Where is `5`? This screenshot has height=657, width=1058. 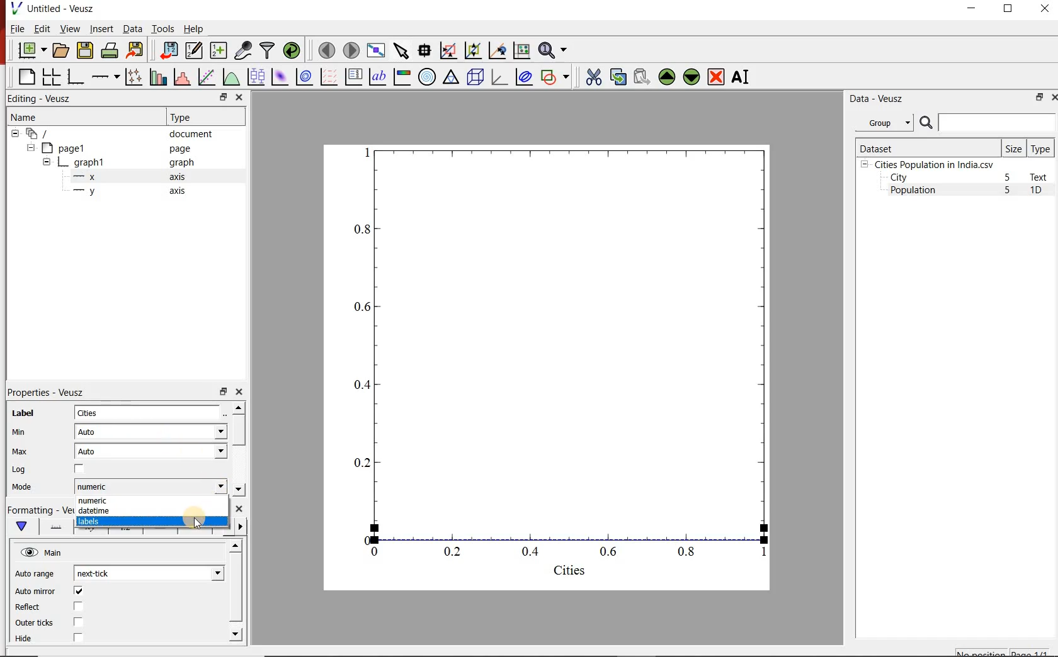
5 is located at coordinates (1008, 178).